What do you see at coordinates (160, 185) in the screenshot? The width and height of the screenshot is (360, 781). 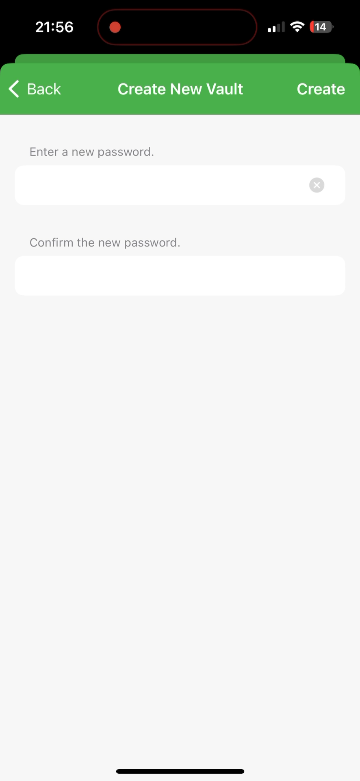 I see `caption for new password` at bounding box center [160, 185].